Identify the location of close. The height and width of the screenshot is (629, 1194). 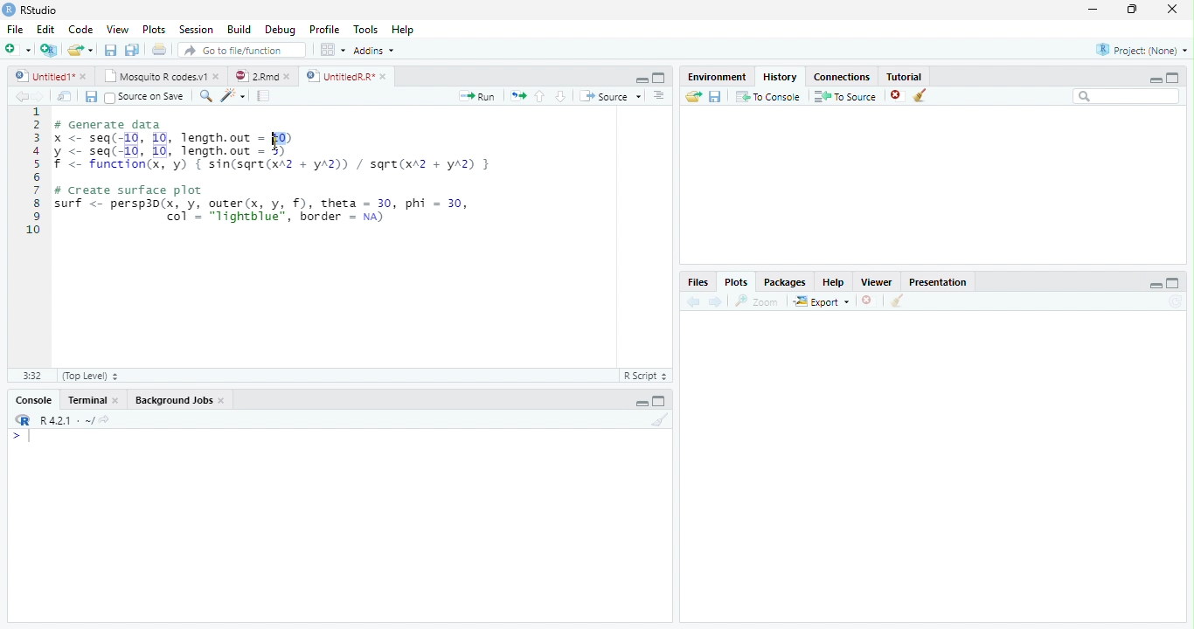
(288, 77).